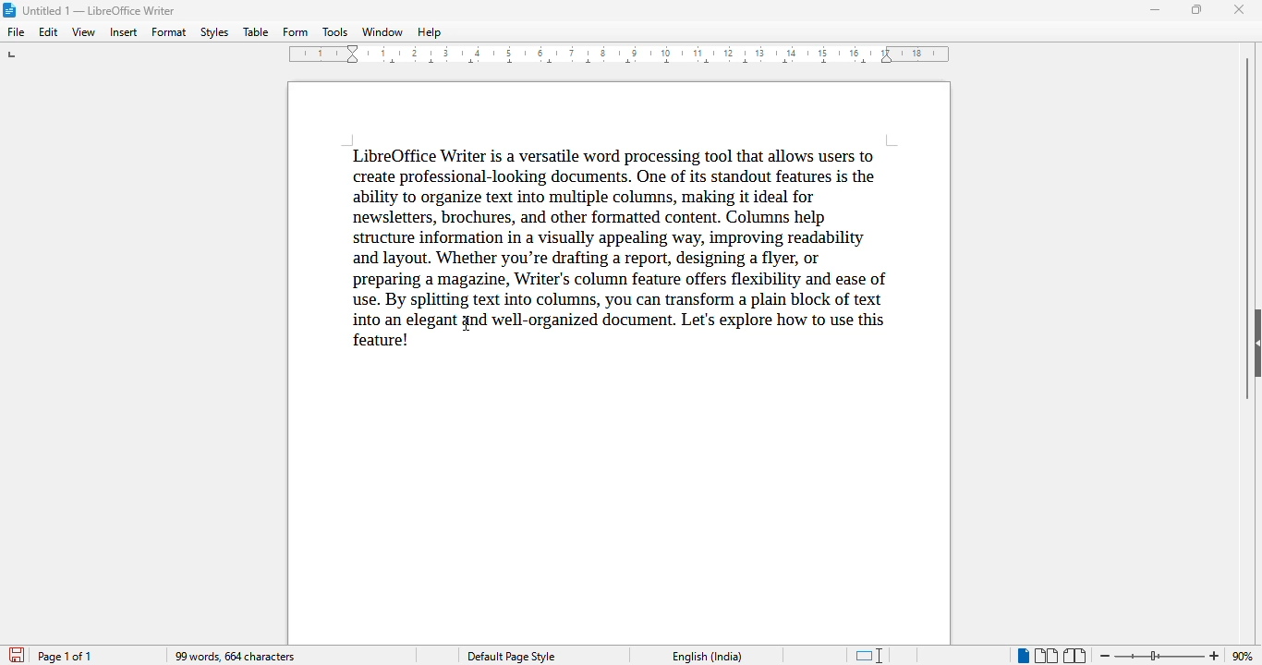 This screenshot has width=1262, height=665. Describe the element at coordinates (1215, 656) in the screenshot. I see `zoom in` at that location.